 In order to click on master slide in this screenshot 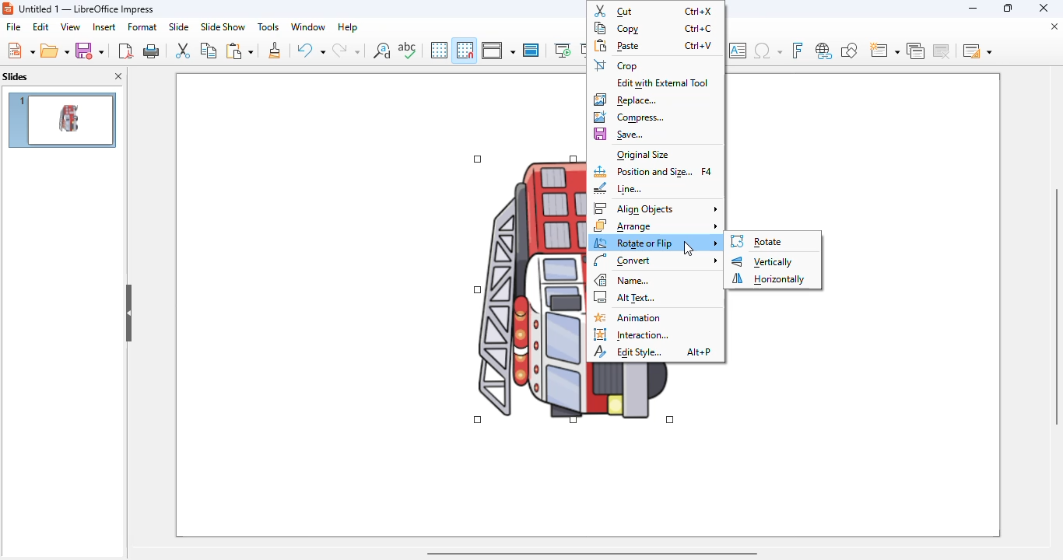, I will do `click(531, 50)`.